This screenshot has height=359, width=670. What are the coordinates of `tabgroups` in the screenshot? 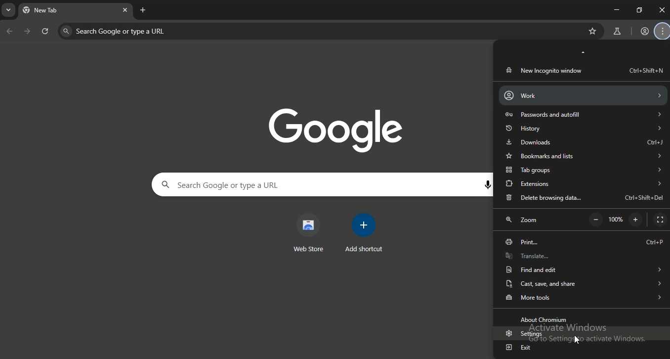 It's located at (583, 171).